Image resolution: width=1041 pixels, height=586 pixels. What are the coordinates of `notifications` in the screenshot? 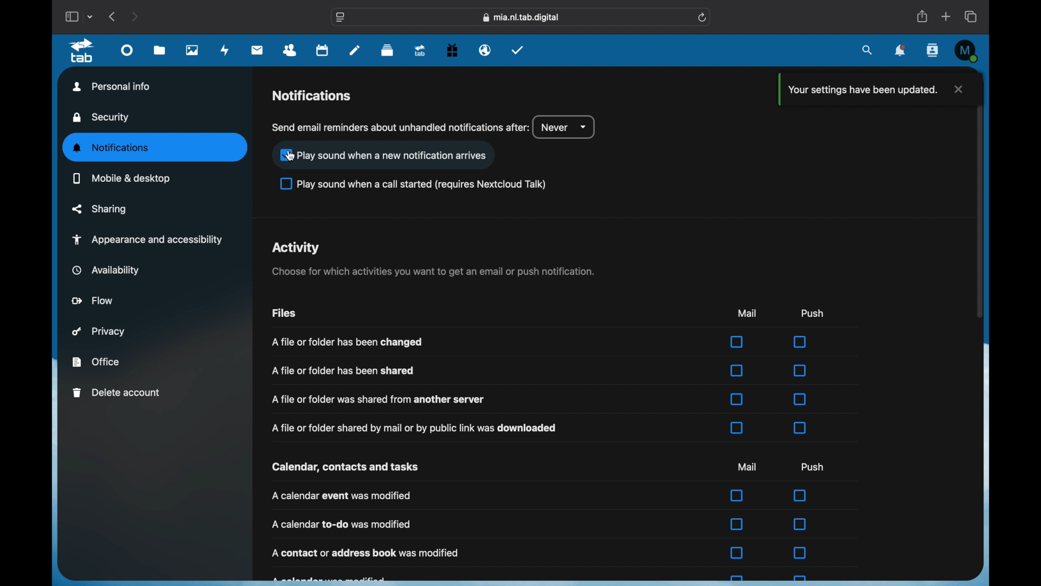 It's located at (901, 52).